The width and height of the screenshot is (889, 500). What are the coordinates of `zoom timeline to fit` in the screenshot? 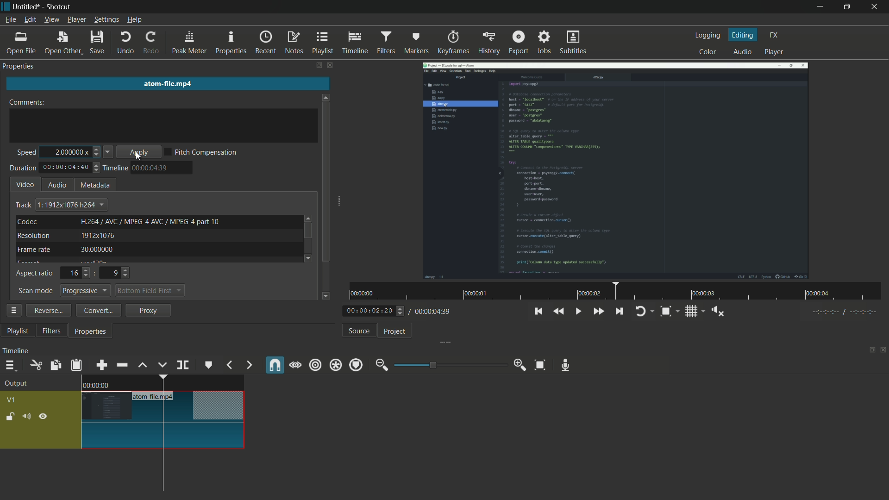 It's located at (540, 365).